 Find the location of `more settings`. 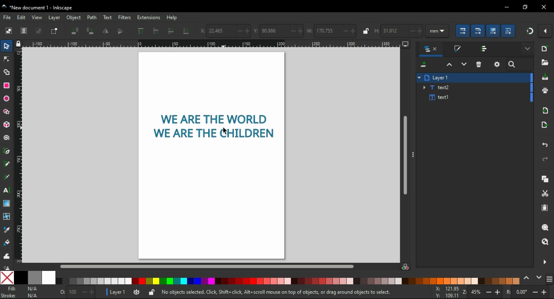

more settings is located at coordinates (527, 49).